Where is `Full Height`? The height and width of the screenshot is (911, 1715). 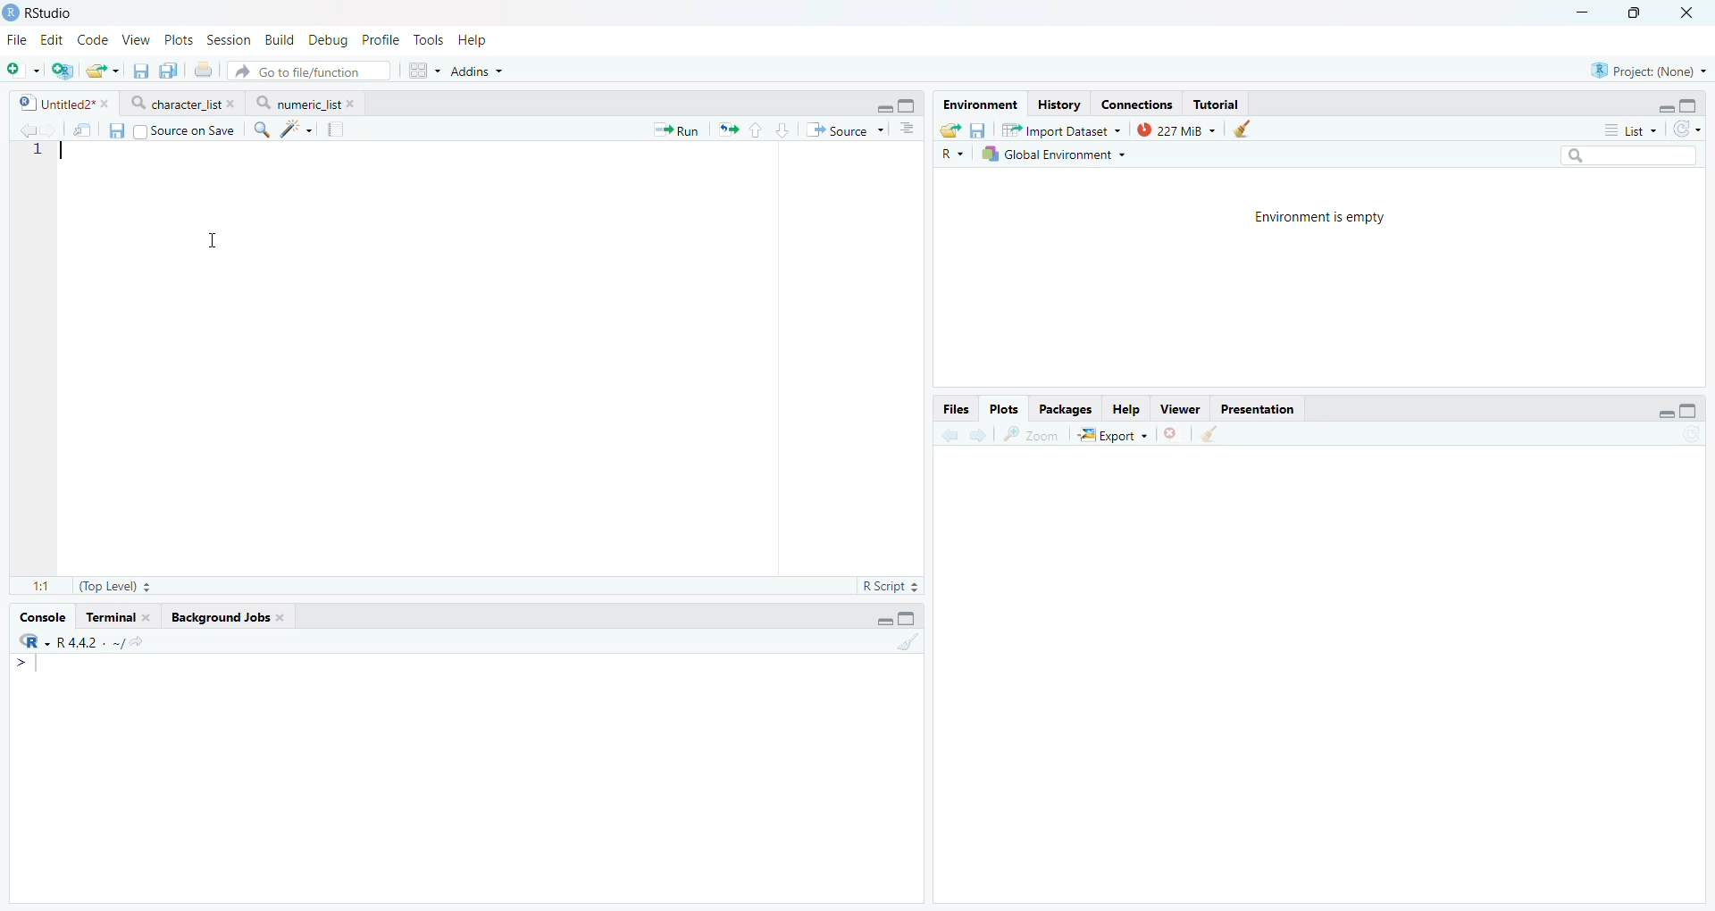 Full Height is located at coordinates (908, 617).